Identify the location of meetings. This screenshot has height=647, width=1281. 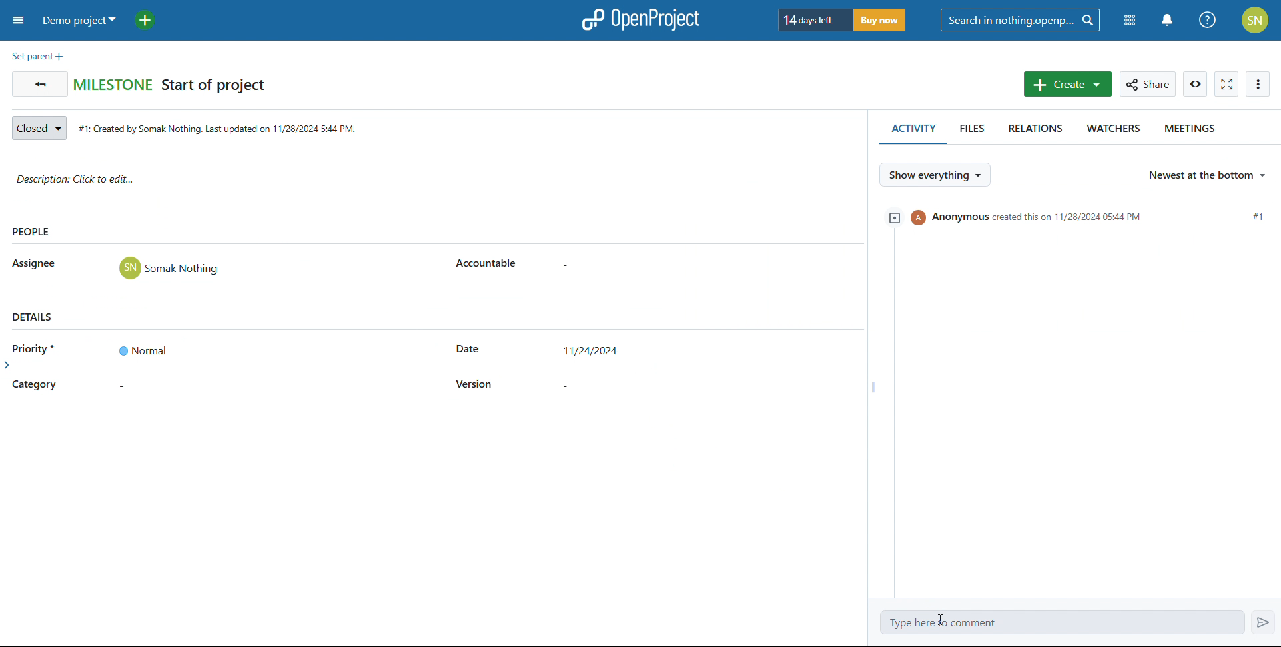
(1192, 131).